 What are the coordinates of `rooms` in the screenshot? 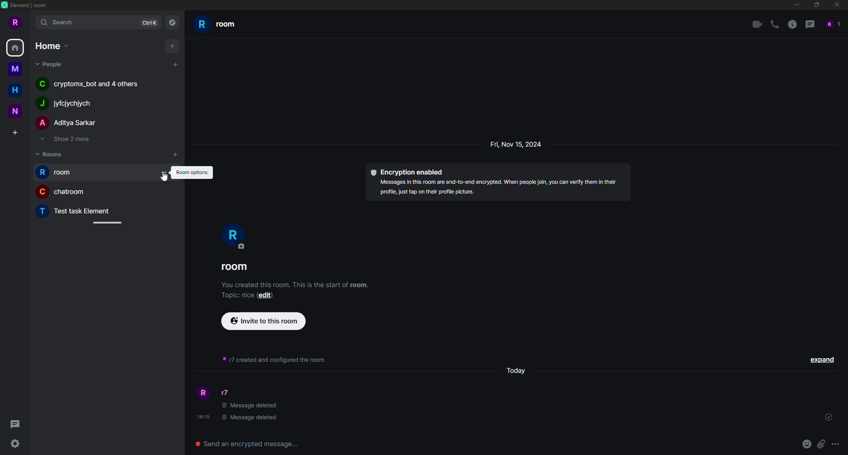 It's located at (52, 154).